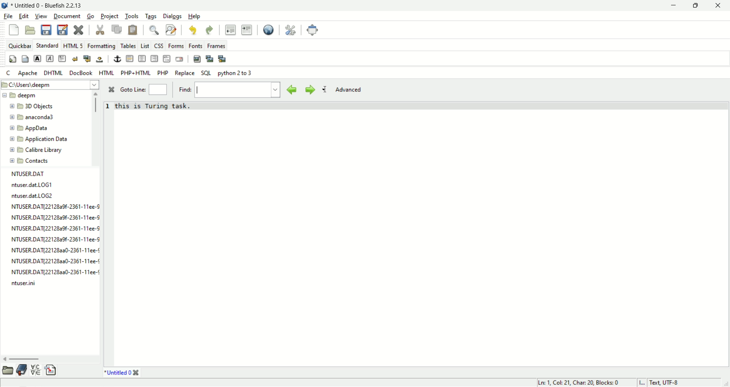 Image resolution: width=730 pixels, height=387 pixels. What do you see at coordinates (75, 59) in the screenshot?
I see `break` at bounding box center [75, 59].